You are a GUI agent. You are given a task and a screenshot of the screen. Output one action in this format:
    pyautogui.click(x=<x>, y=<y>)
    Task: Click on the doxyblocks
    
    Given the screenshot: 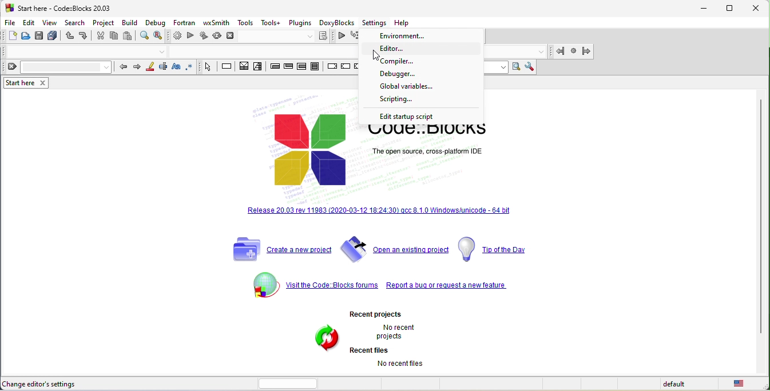 What is the action you would take?
    pyautogui.click(x=336, y=23)
    